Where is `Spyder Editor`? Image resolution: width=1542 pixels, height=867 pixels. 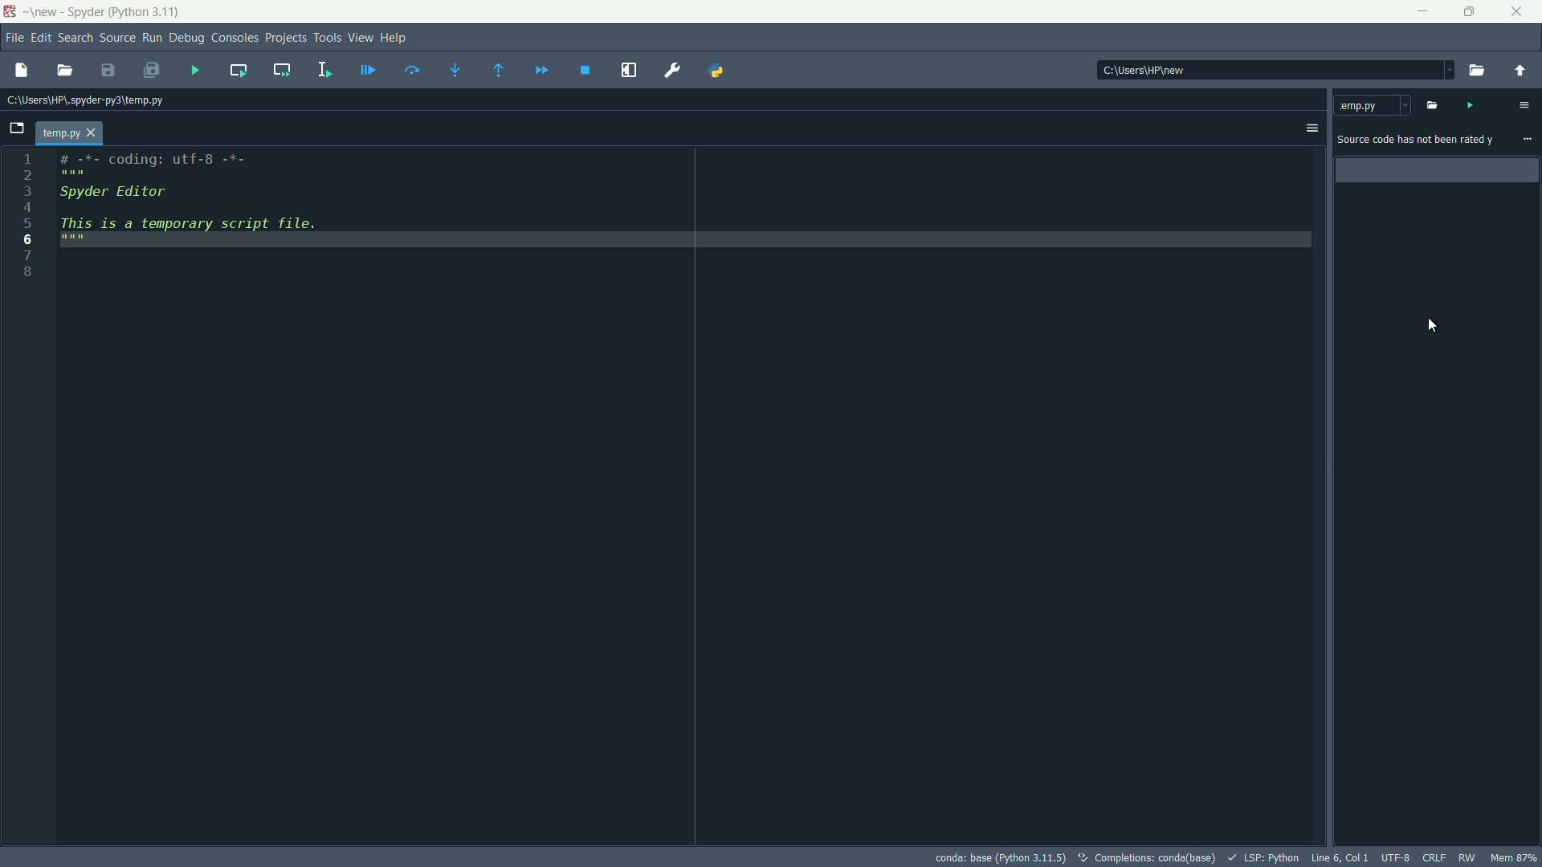
Spyder Editor is located at coordinates (110, 193).